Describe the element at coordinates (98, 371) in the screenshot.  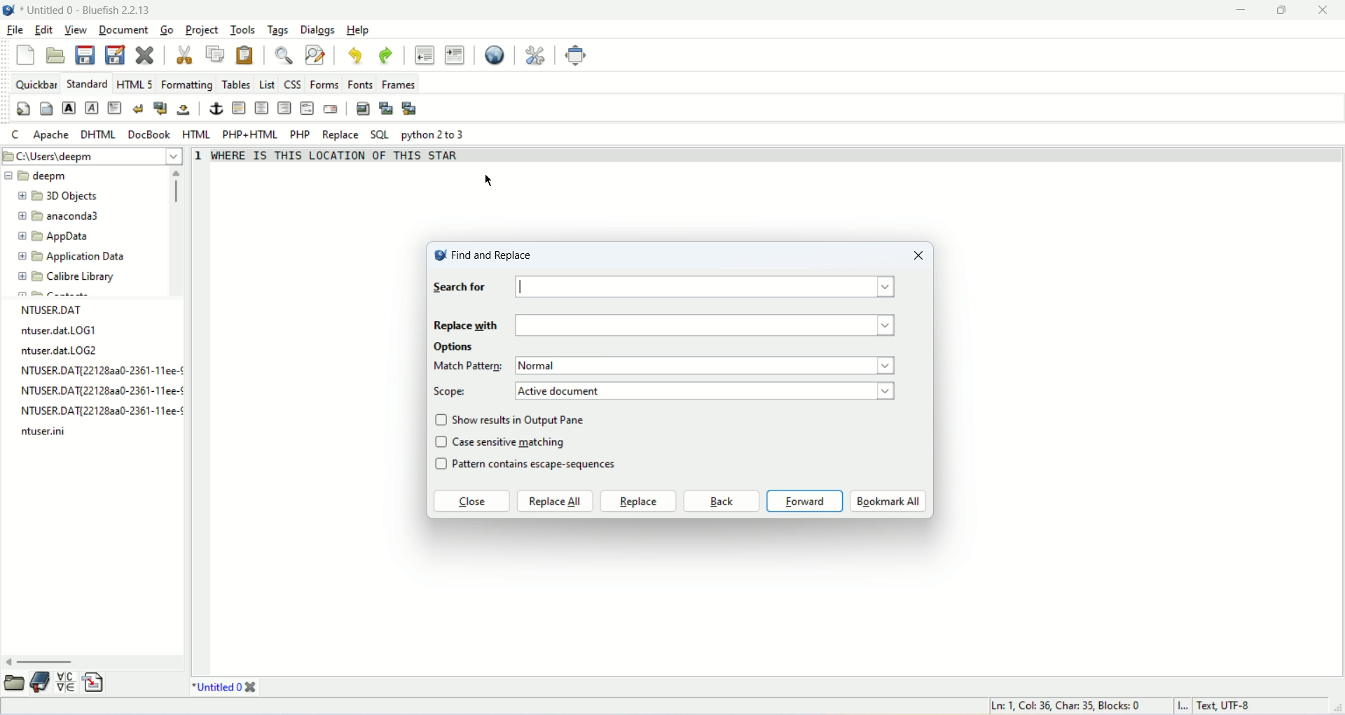
I see `file name` at that location.